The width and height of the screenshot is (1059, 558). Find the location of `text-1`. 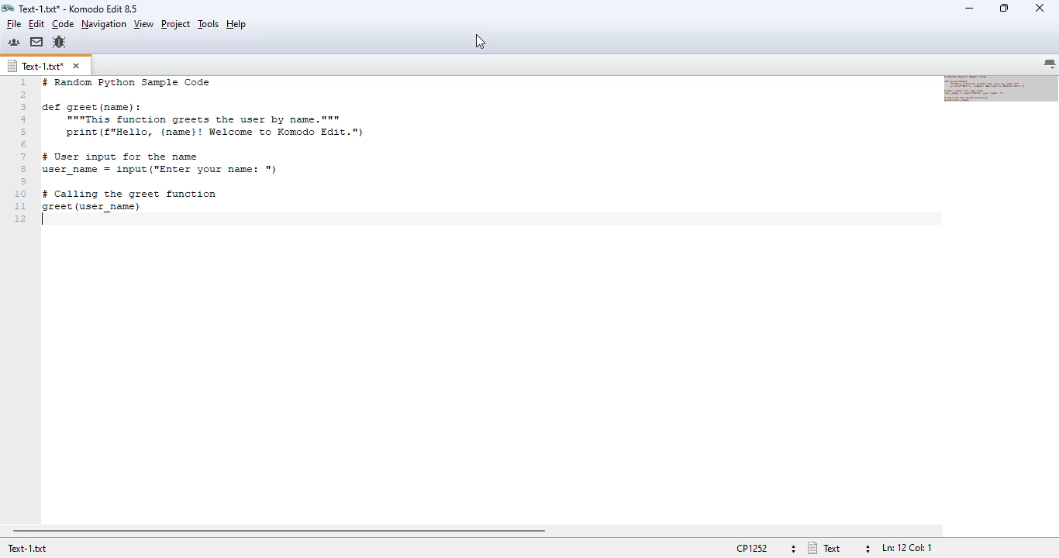

text-1 is located at coordinates (28, 549).